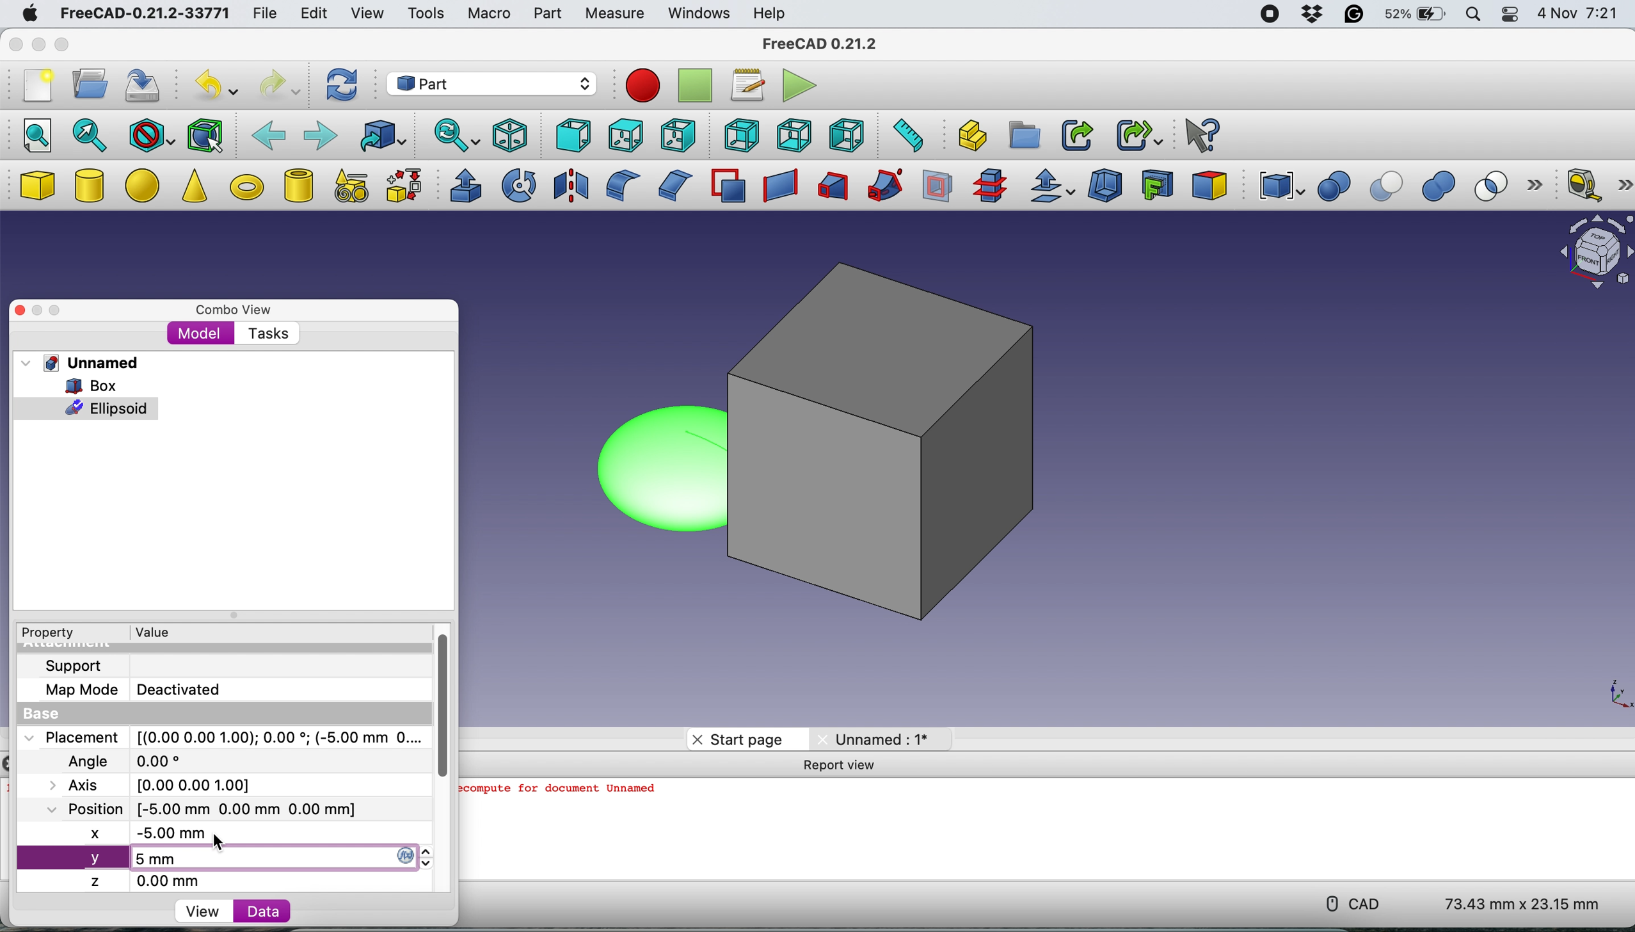 This screenshot has height=932, width=1635. Describe the element at coordinates (904, 135) in the screenshot. I see `measure distance` at that location.